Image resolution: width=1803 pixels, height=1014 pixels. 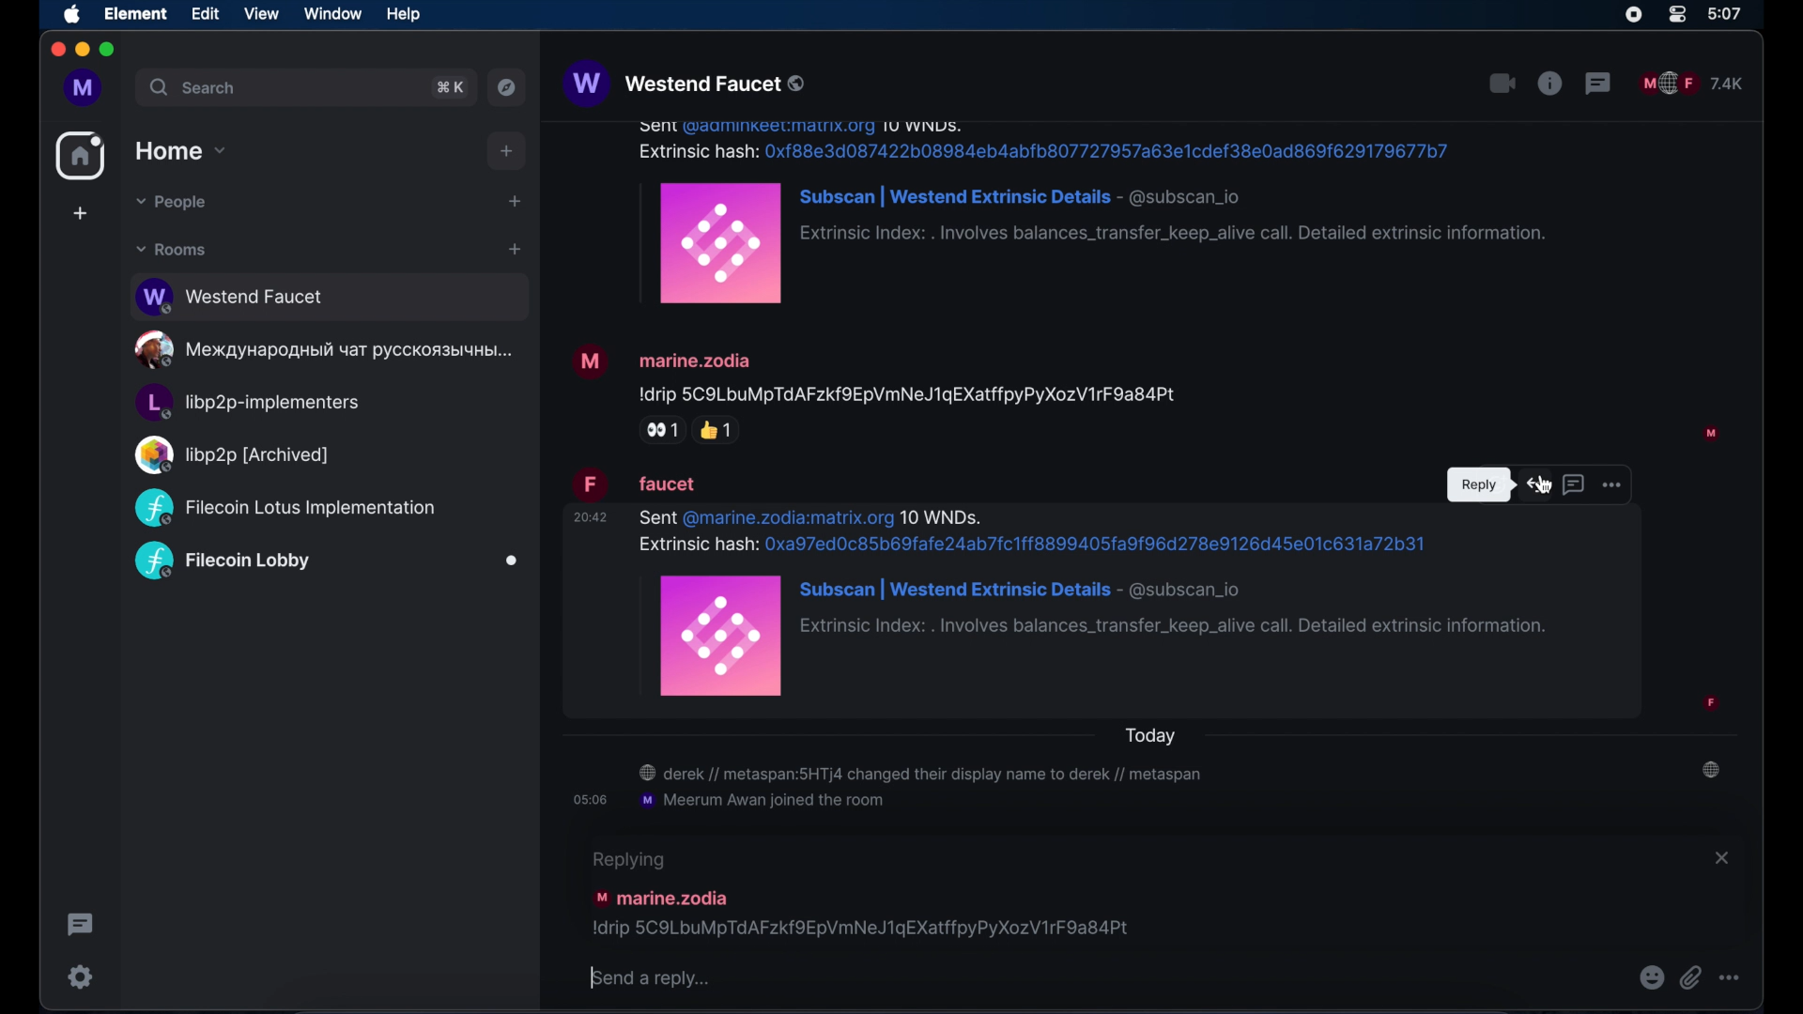 What do you see at coordinates (450, 88) in the screenshot?
I see `search shortcut` at bounding box center [450, 88].